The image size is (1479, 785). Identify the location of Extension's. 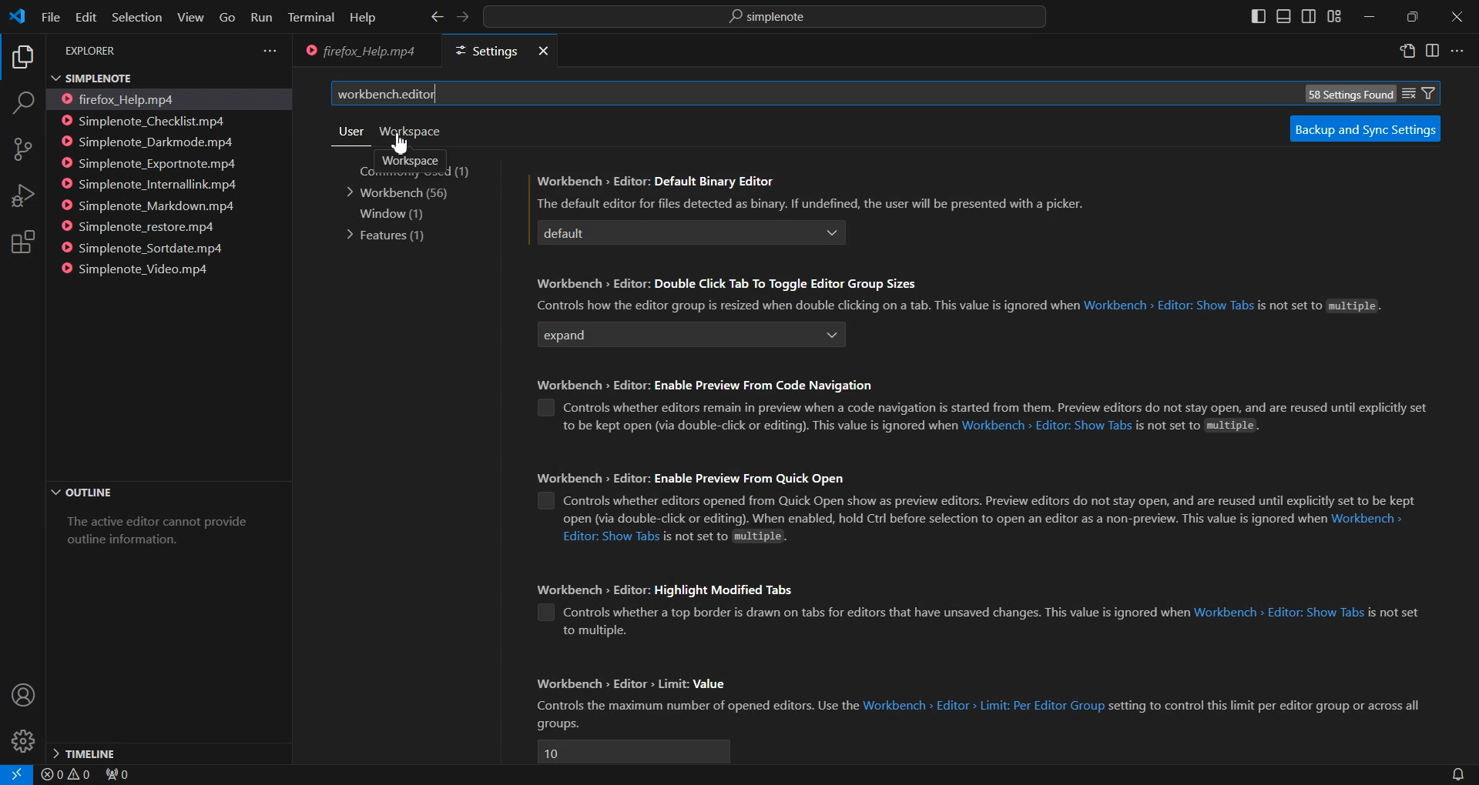
(23, 243).